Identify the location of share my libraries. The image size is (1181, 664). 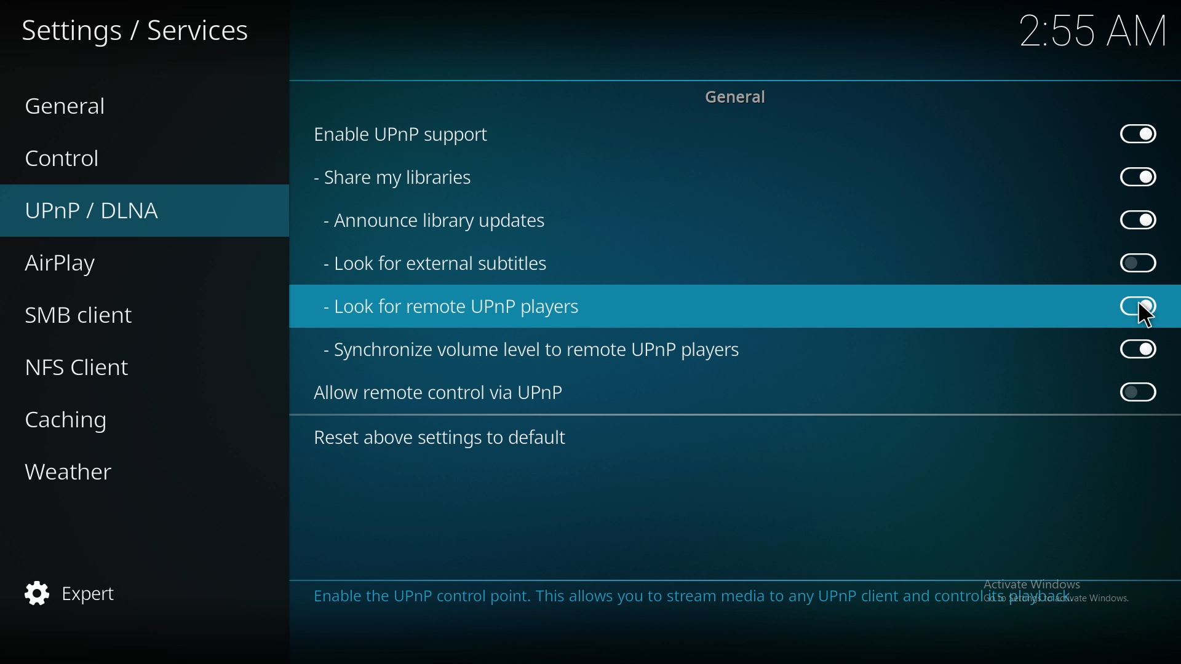
(404, 177).